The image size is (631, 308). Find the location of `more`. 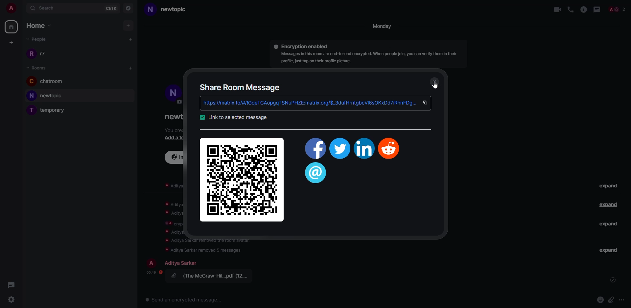

more is located at coordinates (621, 299).